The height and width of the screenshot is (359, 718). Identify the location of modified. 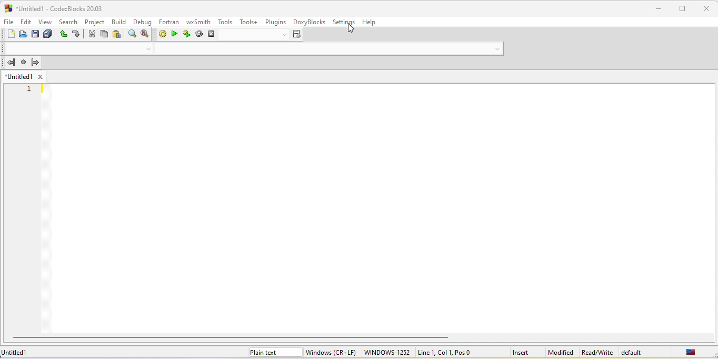
(560, 353).